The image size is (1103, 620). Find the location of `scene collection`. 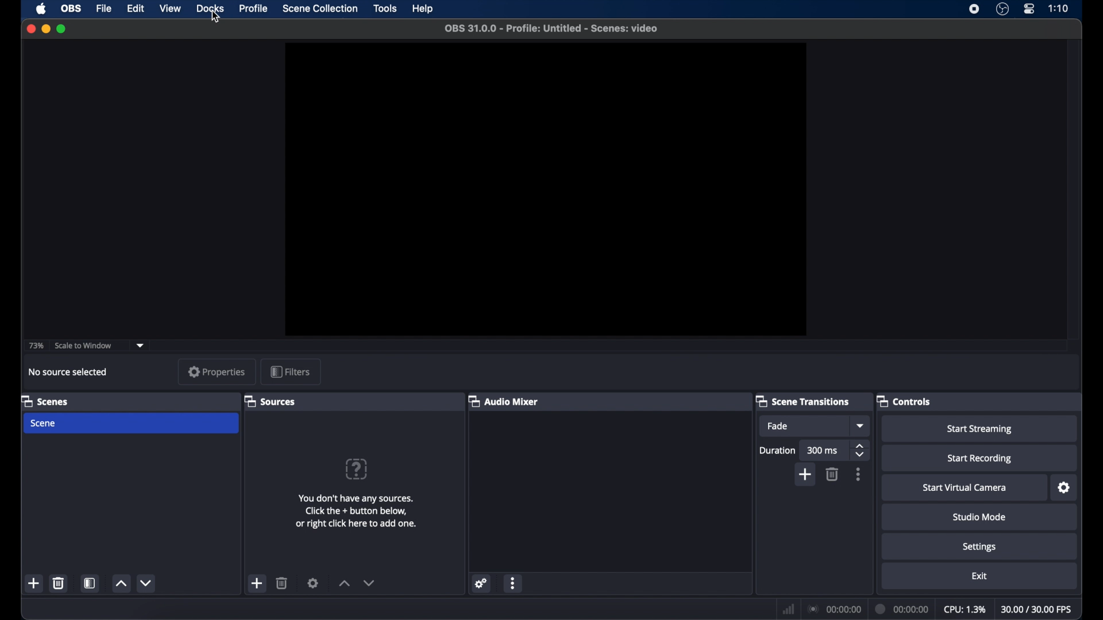

scene collection is located at coordinates (320, 9).